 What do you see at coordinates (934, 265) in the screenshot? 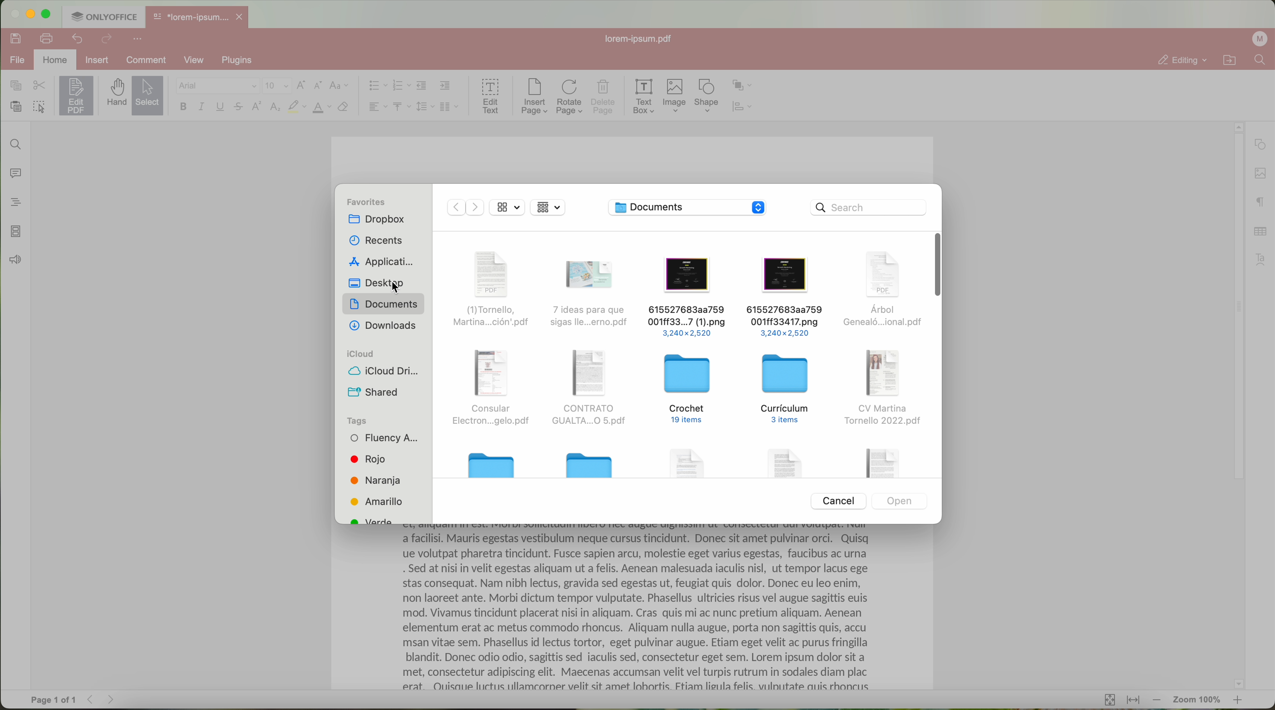
I see `scroll bar` at bounding box center [934, 265].